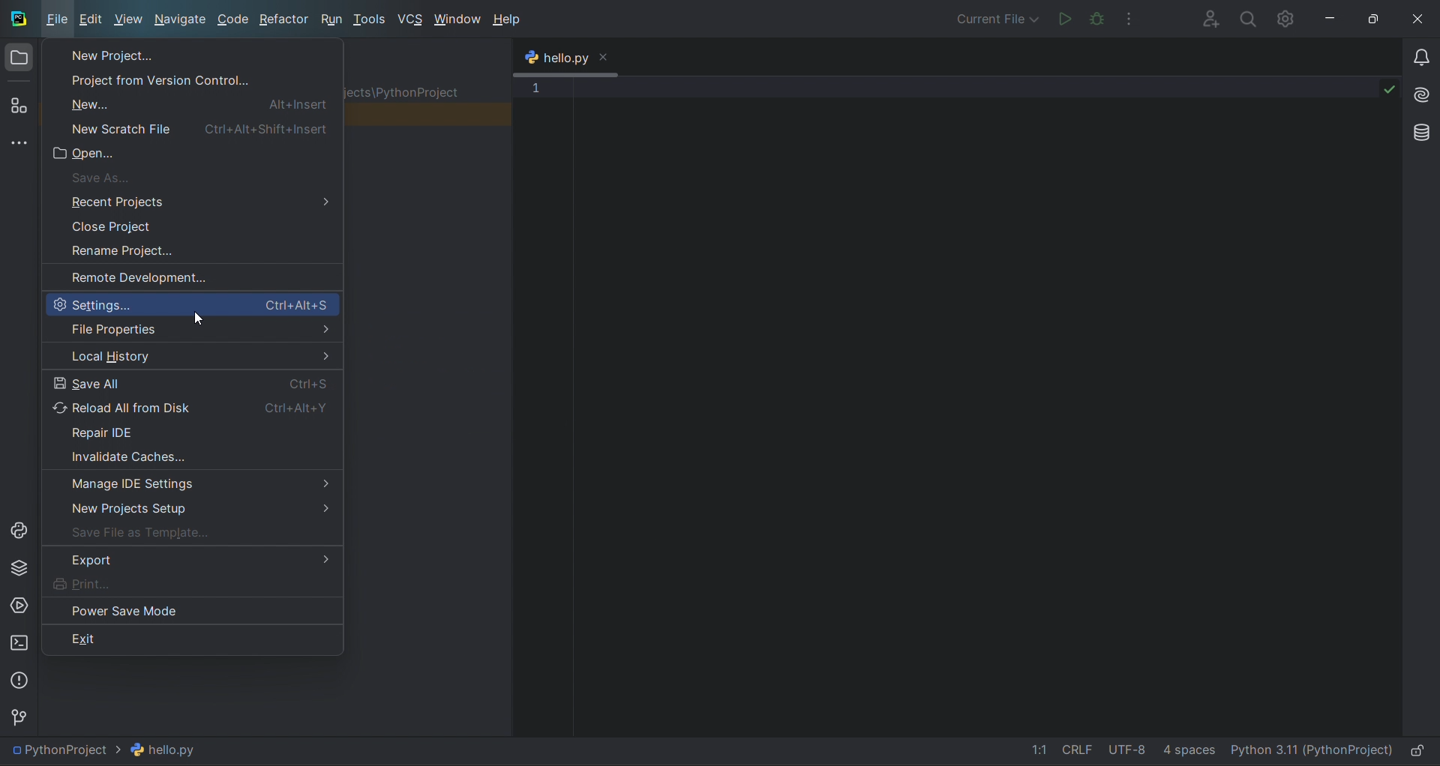 This screenshot has height=766, width=1440. What do you see at coordinates (19, 141) in the screenshot?
I see `more tools` at bounding box center [19, 141].